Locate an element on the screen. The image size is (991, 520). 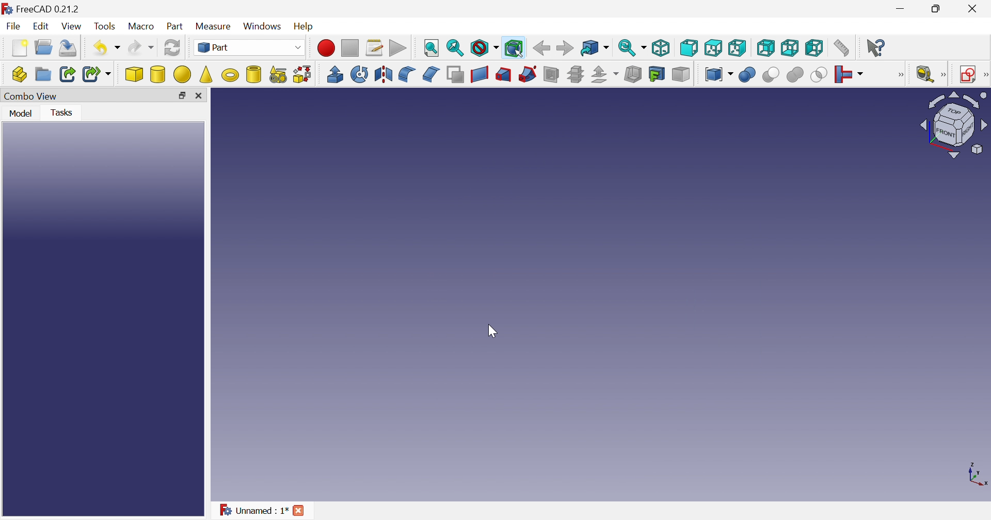
Bottom is located at coordinates (790, 48).